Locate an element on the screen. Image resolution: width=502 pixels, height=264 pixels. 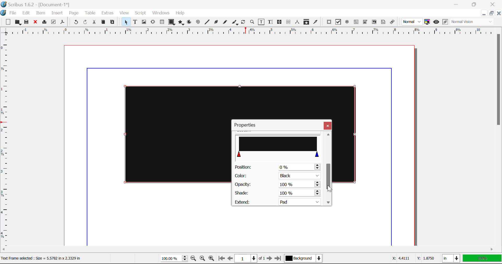
Toggle Color Management is located at coordinates (427, 22).